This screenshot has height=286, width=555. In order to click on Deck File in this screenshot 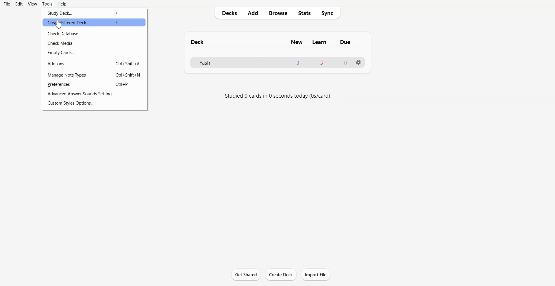, I will do `click(215, 62)`.